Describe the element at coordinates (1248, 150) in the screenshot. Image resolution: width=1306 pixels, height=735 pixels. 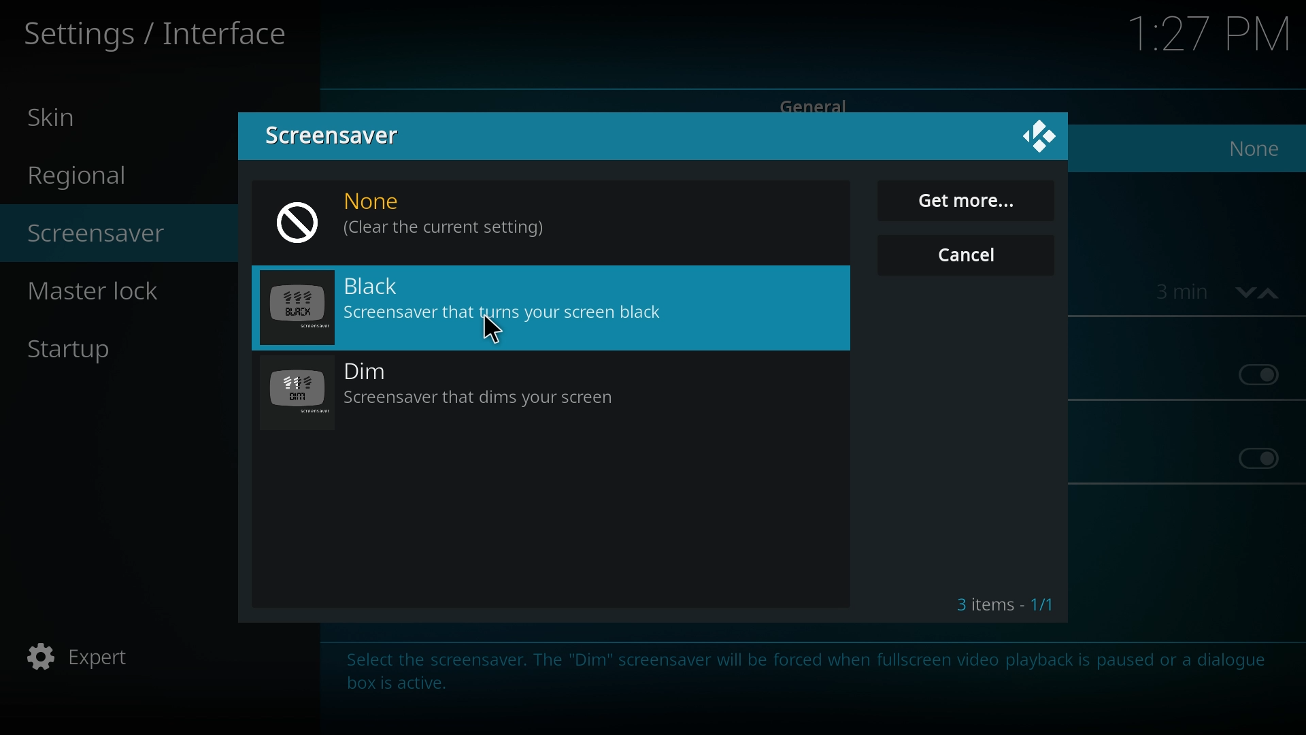
I see `none` at that location.